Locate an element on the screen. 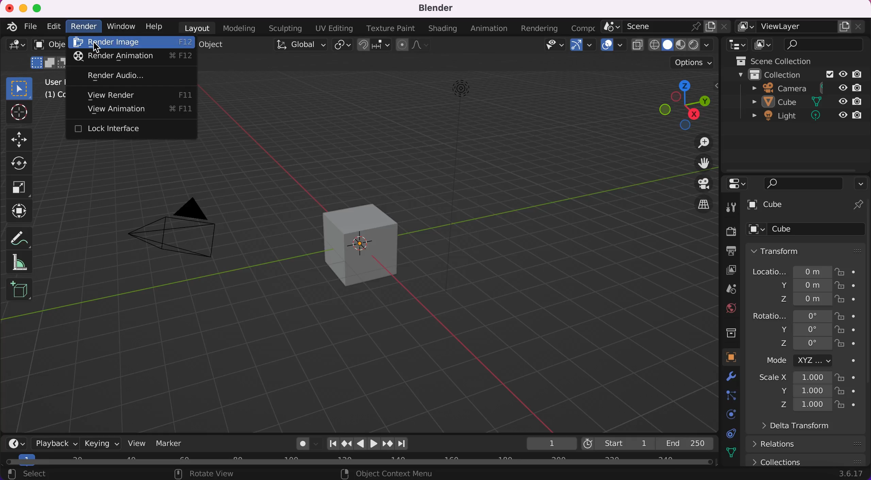 The height and width of the screenshot is (480, 871). disable in render is located at coordinates (859, 114).